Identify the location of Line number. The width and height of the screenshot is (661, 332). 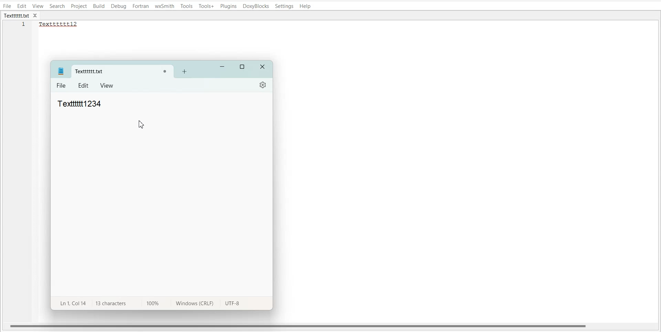
(24, 26).